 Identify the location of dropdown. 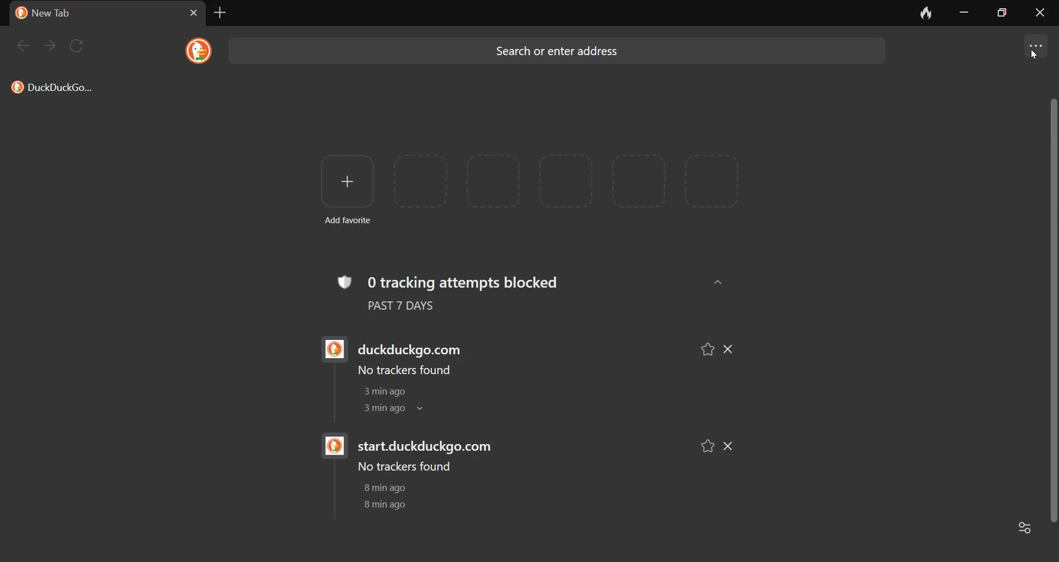
(426, 410).